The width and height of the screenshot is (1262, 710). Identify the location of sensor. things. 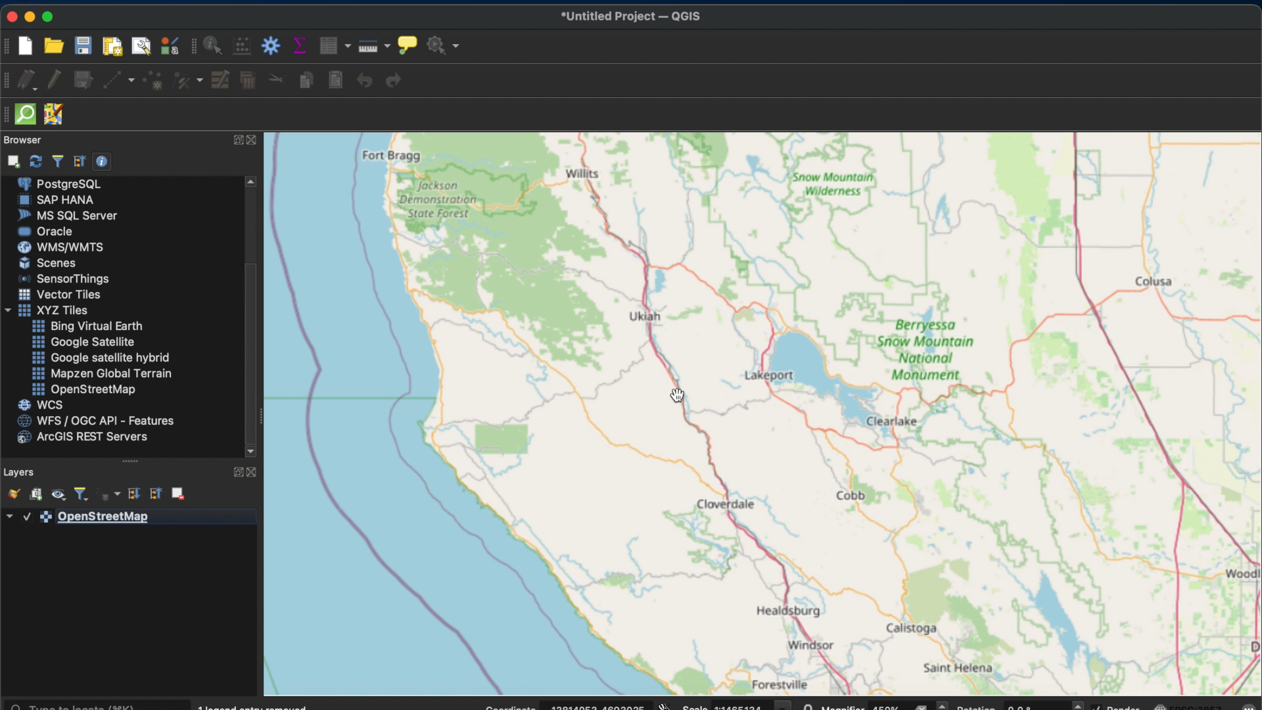
(60, 278).